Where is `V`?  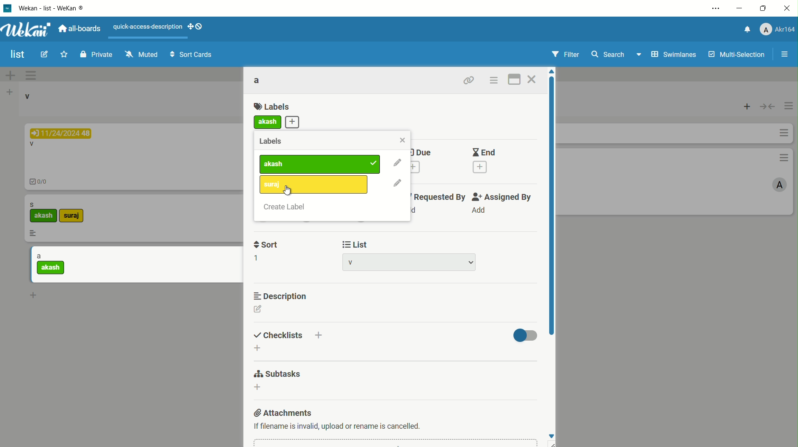 V is located at coordinates (31, 145).